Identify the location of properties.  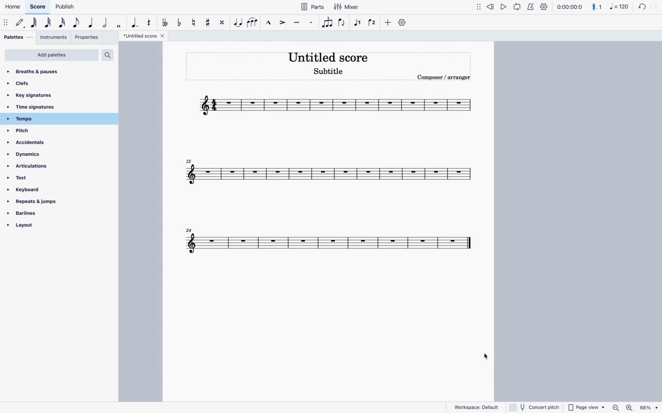
(87, 39).